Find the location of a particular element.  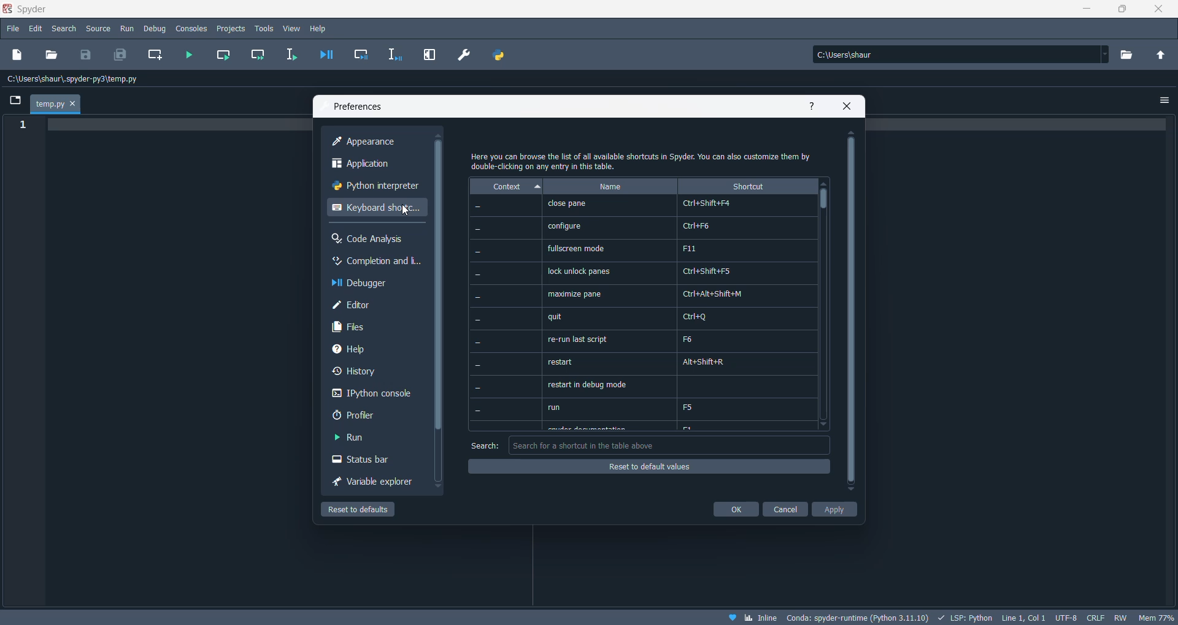

line and column number is located at coordinates (1021, 618).